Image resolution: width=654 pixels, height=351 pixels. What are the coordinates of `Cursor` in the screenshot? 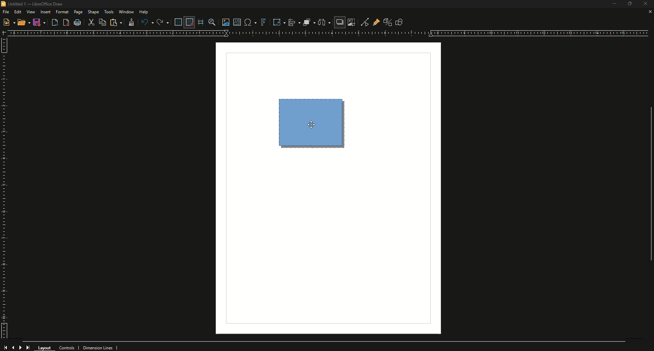 It's located at (311, 125).